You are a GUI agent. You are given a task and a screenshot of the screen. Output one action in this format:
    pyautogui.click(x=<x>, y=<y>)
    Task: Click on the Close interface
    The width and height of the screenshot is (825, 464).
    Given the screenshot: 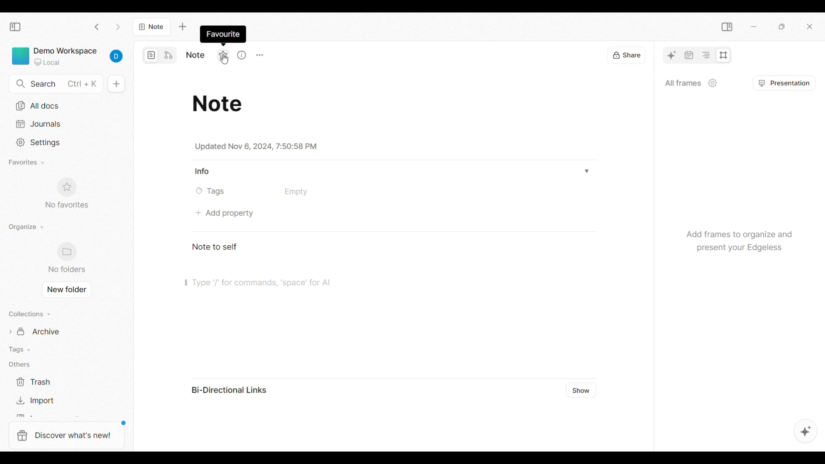 What is the action you would take?
    pyautogui.click(x=810, y=27)
    